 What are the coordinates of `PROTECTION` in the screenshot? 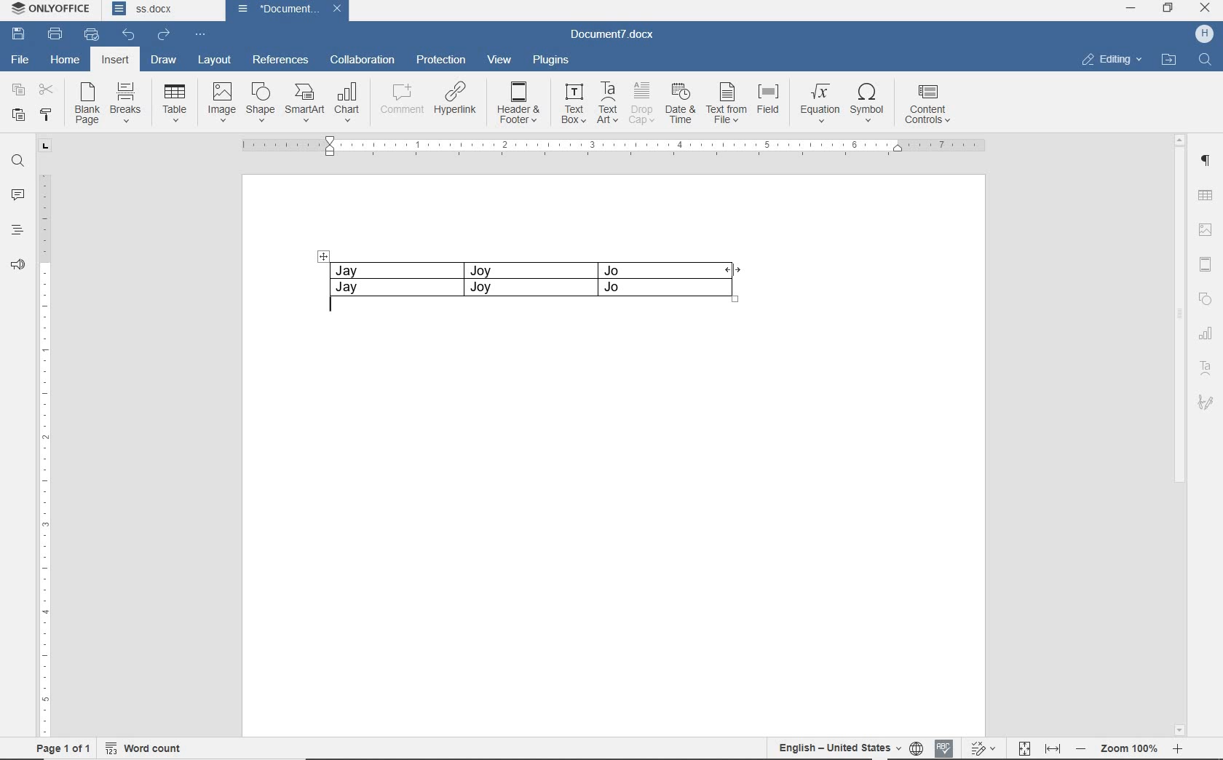 It's located at (440, 60).